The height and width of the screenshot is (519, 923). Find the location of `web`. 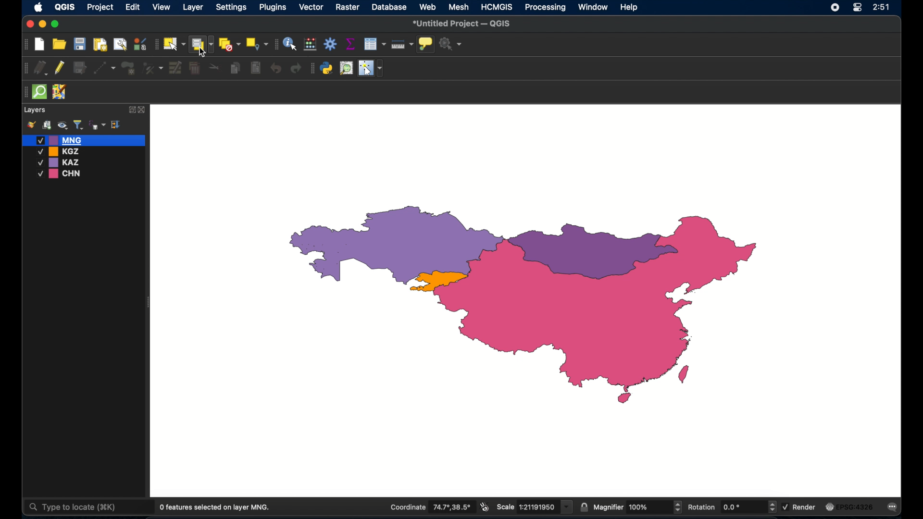

web is located at coordinates (428, 7).